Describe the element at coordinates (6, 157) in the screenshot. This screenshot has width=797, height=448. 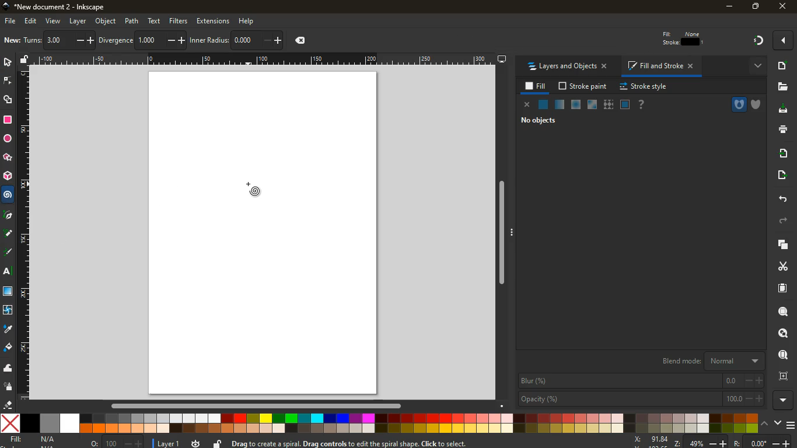
I see `star` at that location.